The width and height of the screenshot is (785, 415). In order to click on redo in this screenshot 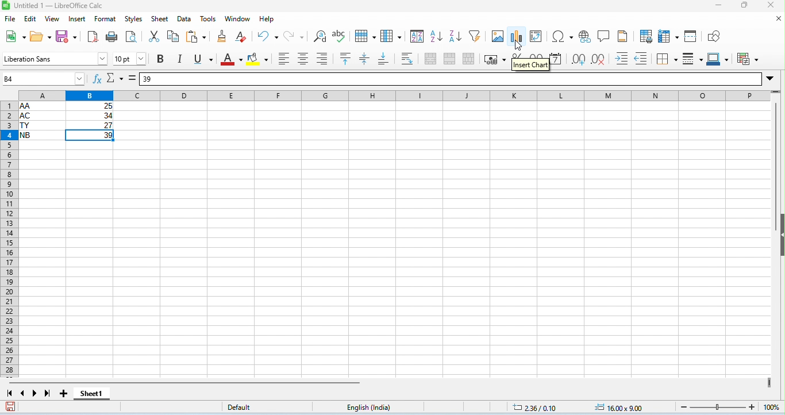, I will do `click(293, 37)`.